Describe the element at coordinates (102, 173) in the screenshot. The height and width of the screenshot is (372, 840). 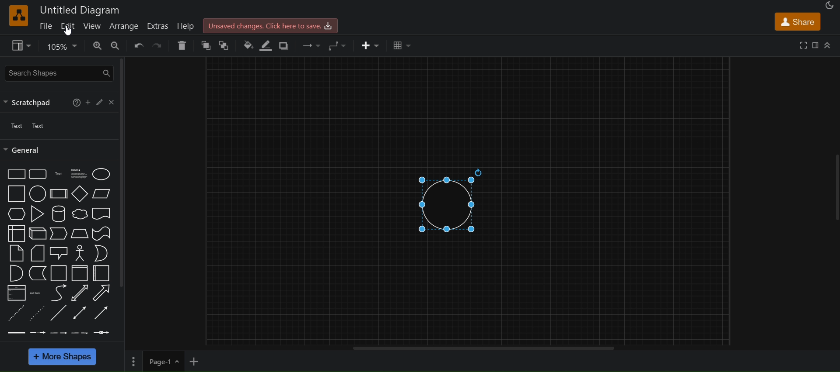
I see `ellipse` at that location.